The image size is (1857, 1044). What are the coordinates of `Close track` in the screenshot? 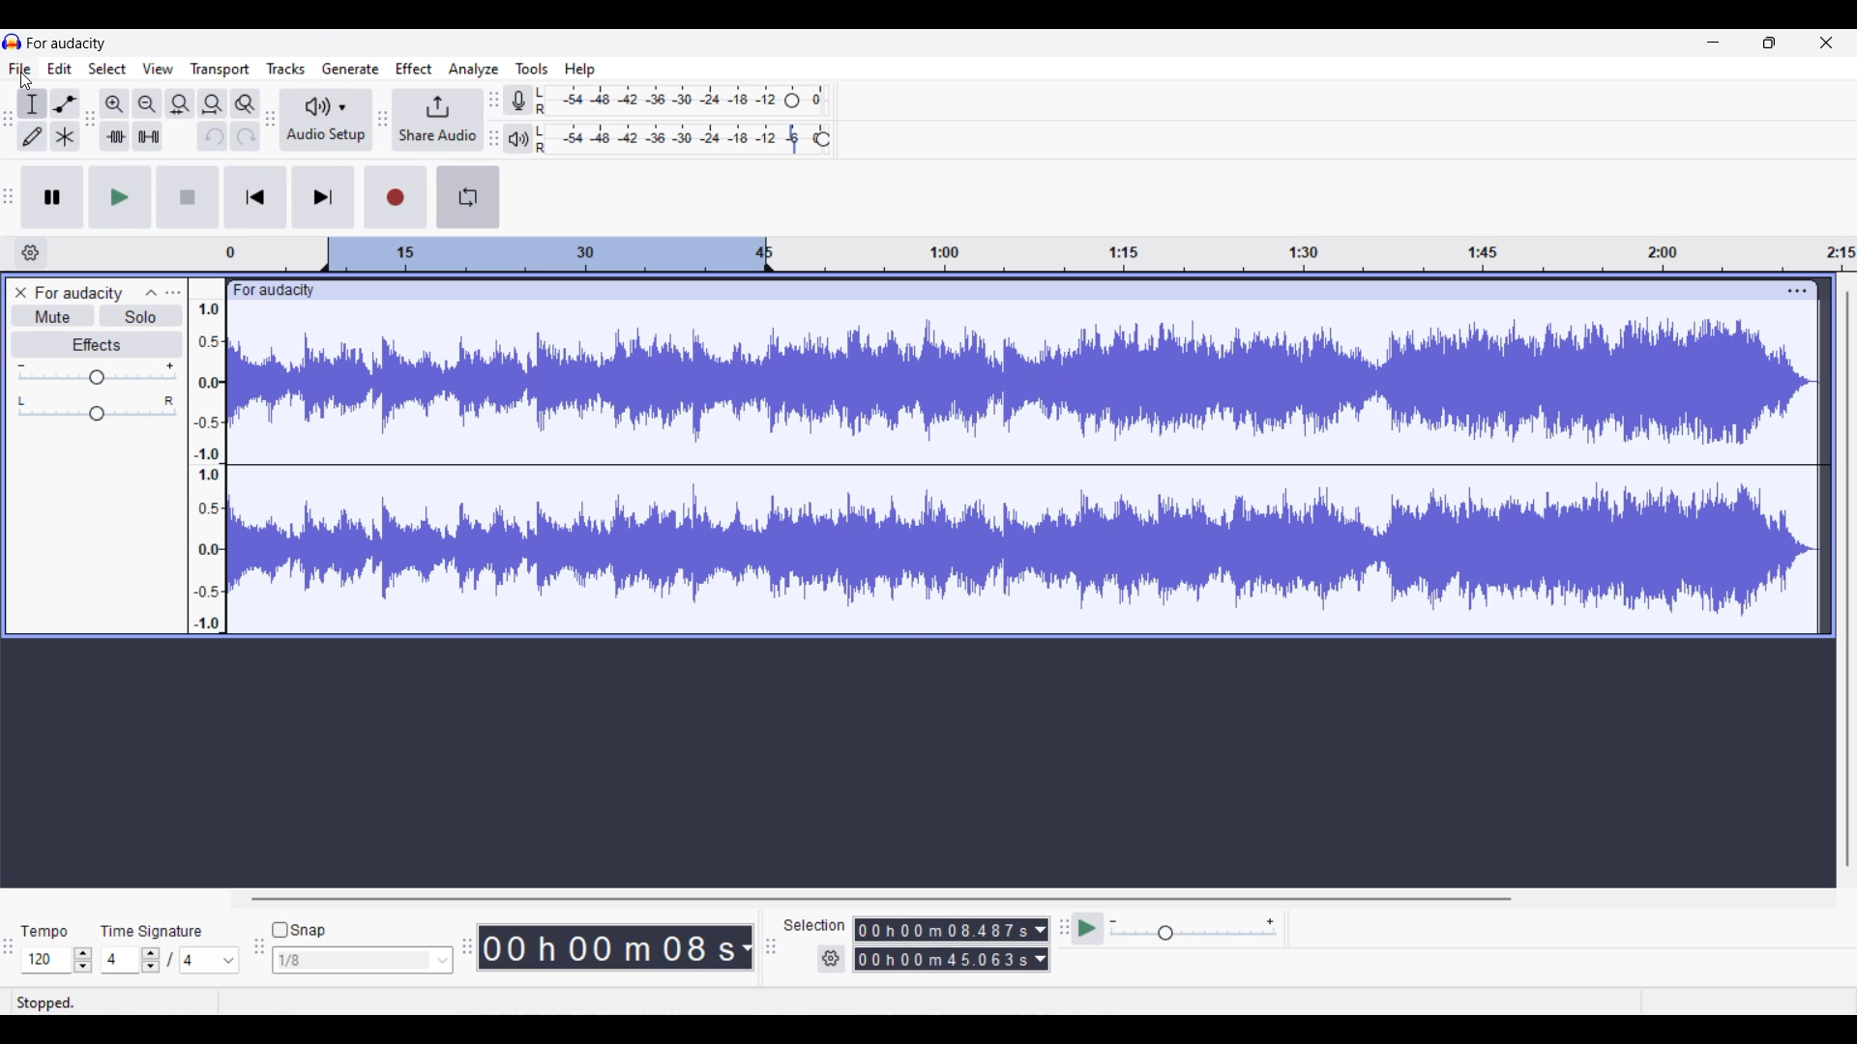 It's located at (21, 292).